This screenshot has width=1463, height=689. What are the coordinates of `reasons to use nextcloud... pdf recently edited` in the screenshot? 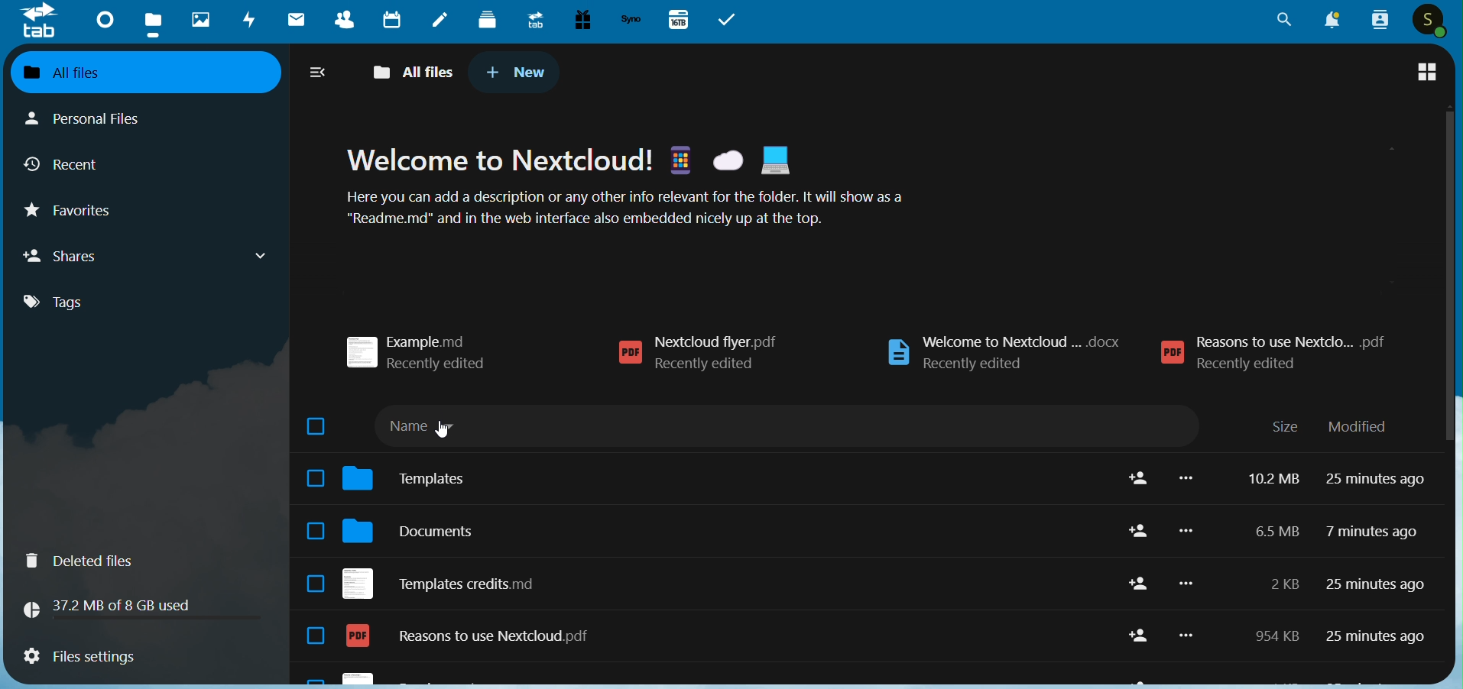 It's located at (1288, 346).